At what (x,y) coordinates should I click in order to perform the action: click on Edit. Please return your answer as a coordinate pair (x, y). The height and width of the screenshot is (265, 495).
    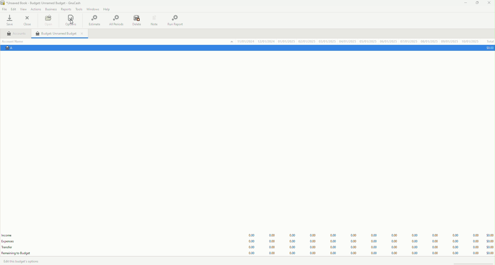
    Looking at the image, I should click on (13, 9).